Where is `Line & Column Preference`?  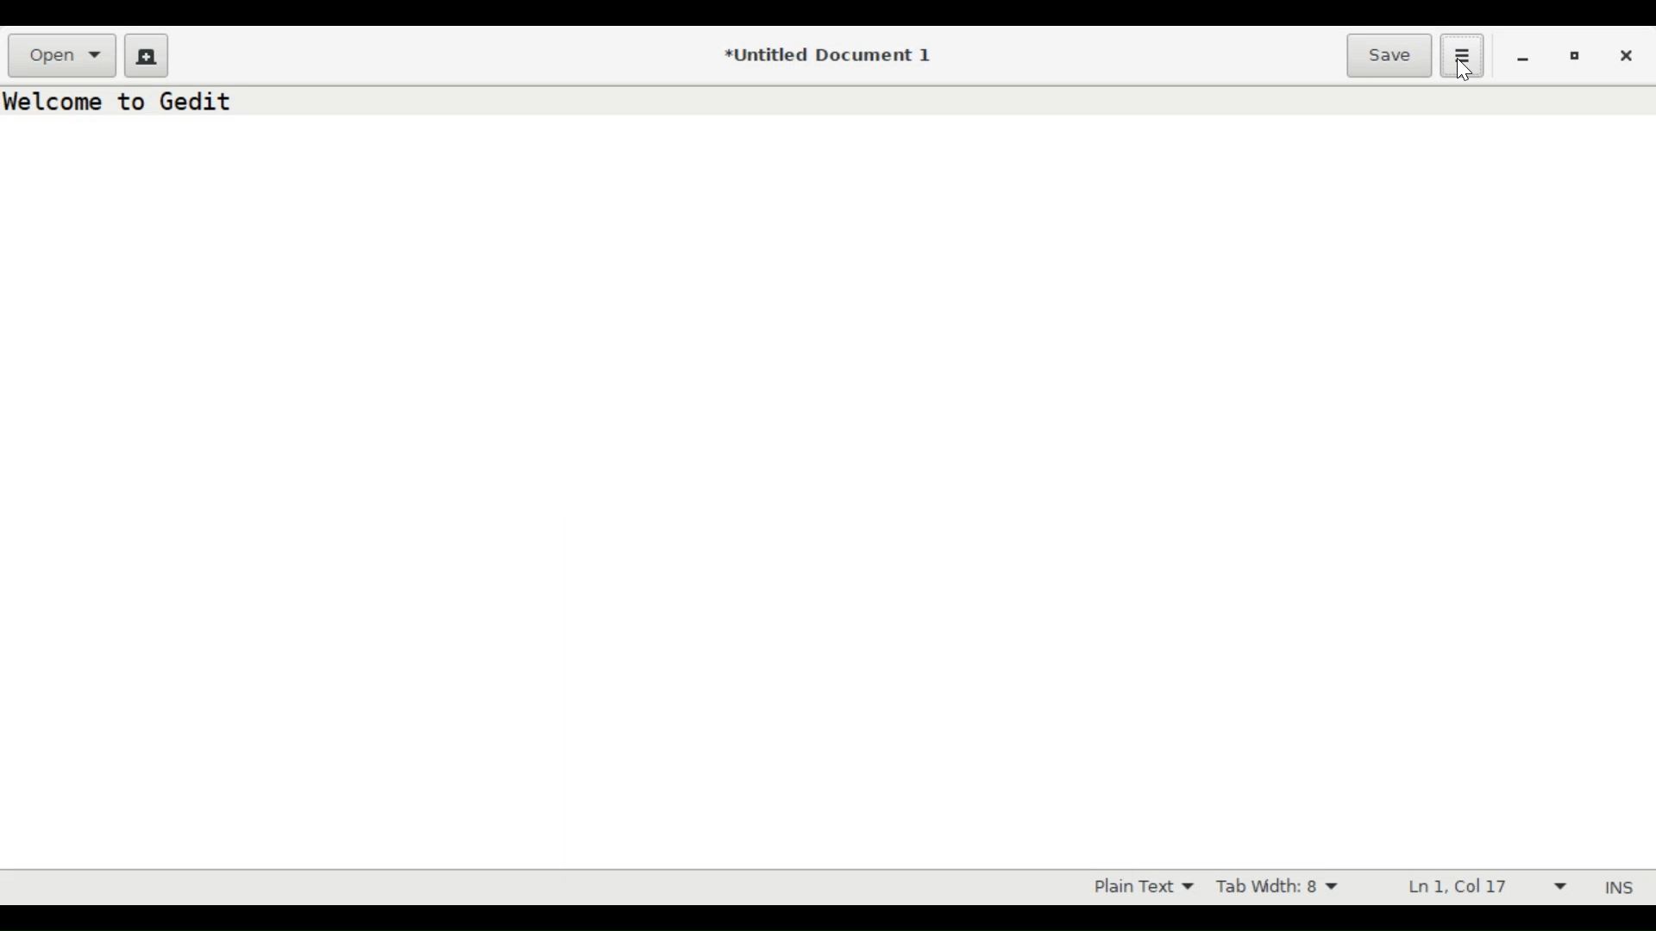 Line & Column Preference is located at coordinates (1487, 886).